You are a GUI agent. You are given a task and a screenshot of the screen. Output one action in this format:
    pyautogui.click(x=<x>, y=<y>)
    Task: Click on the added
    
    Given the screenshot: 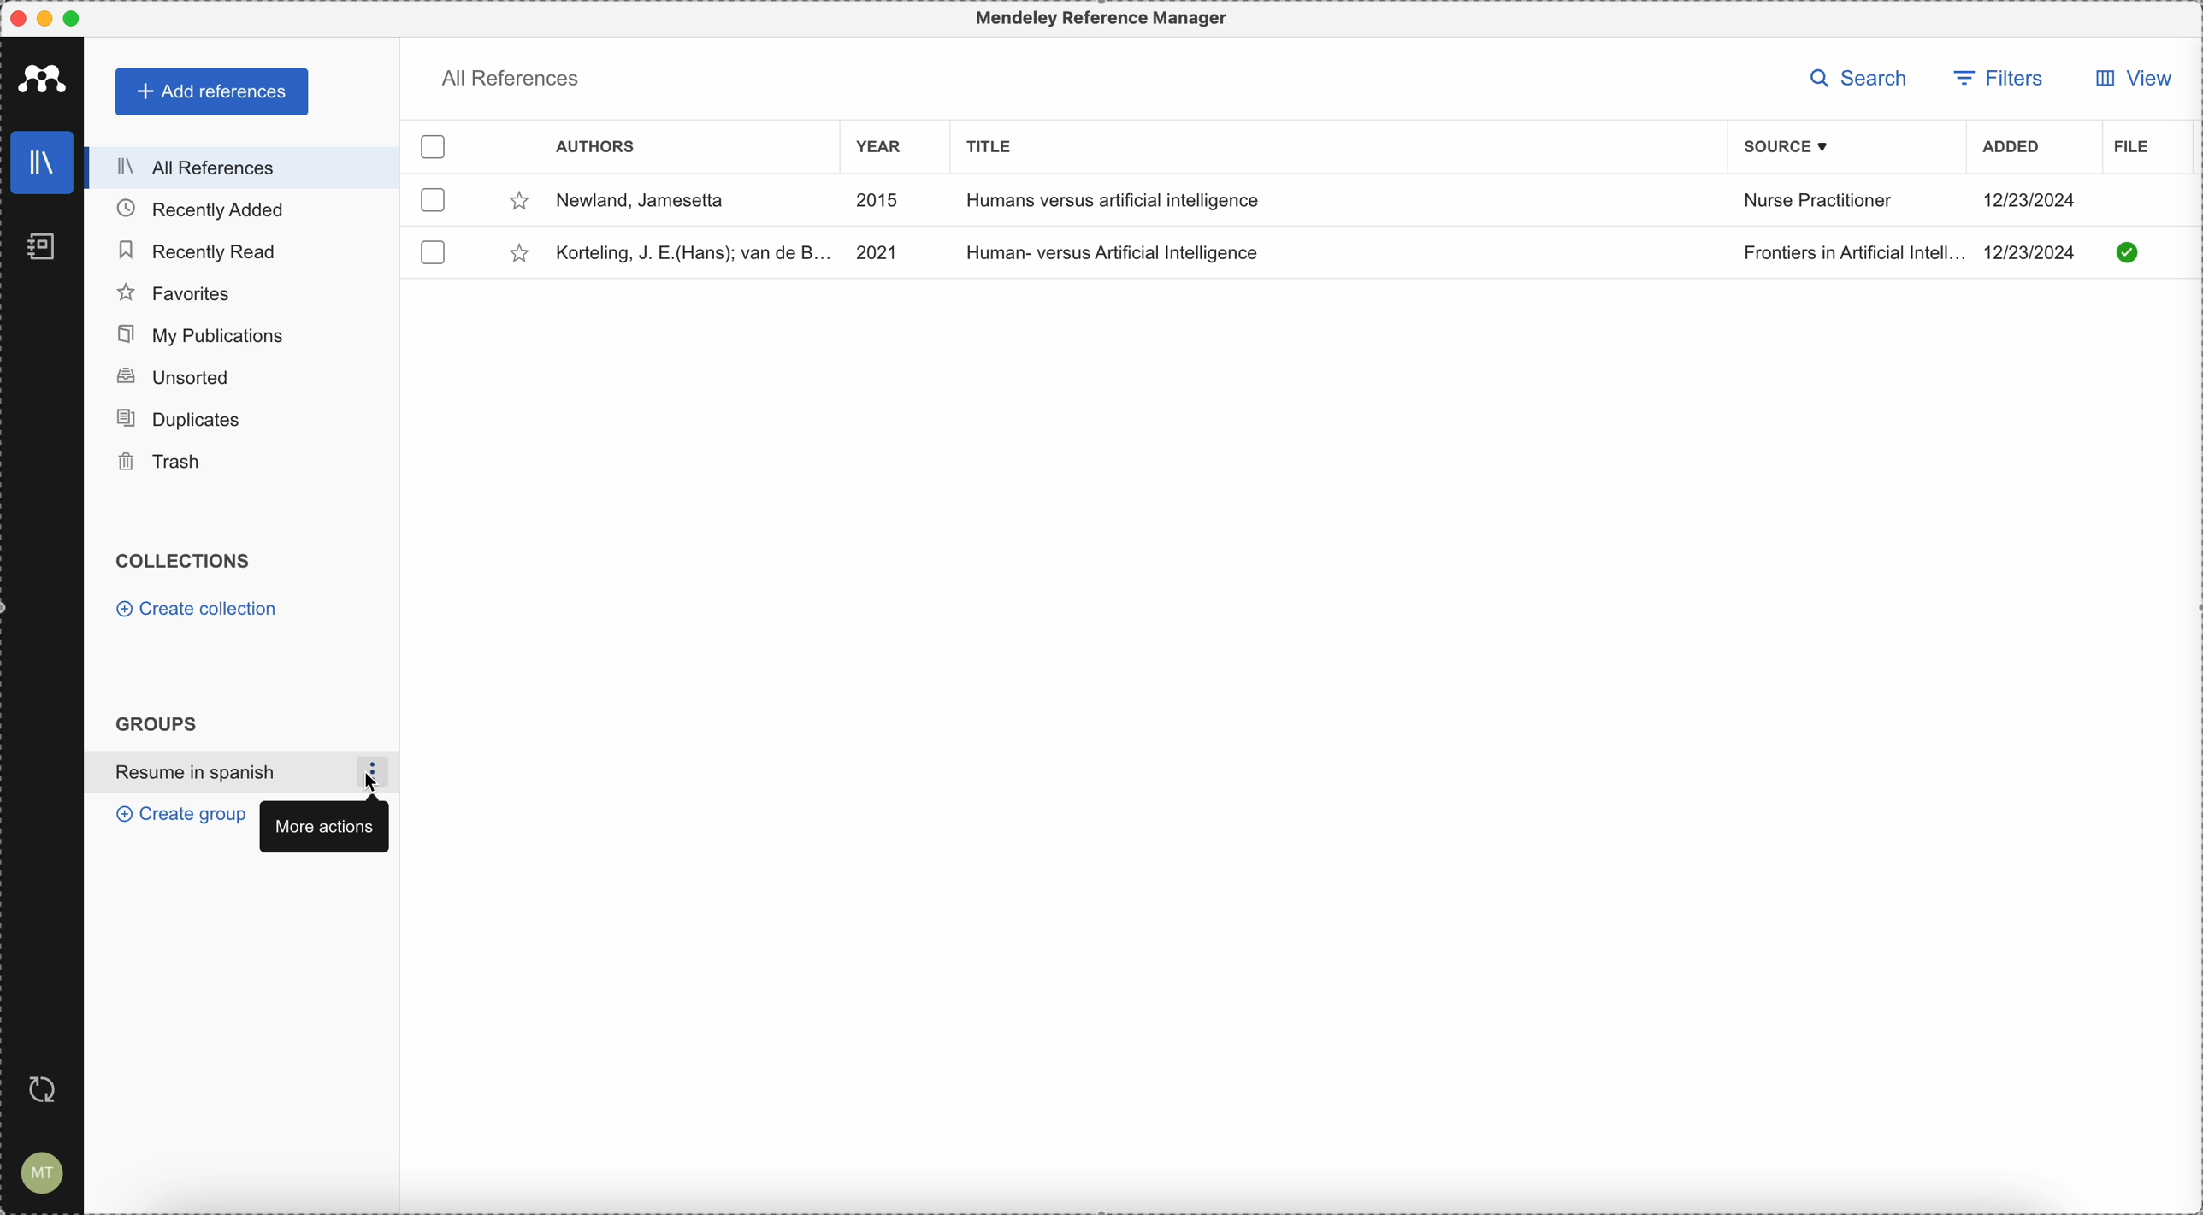 What is the action you would take?
    pyautogui.click(x=2011, y=149)
    